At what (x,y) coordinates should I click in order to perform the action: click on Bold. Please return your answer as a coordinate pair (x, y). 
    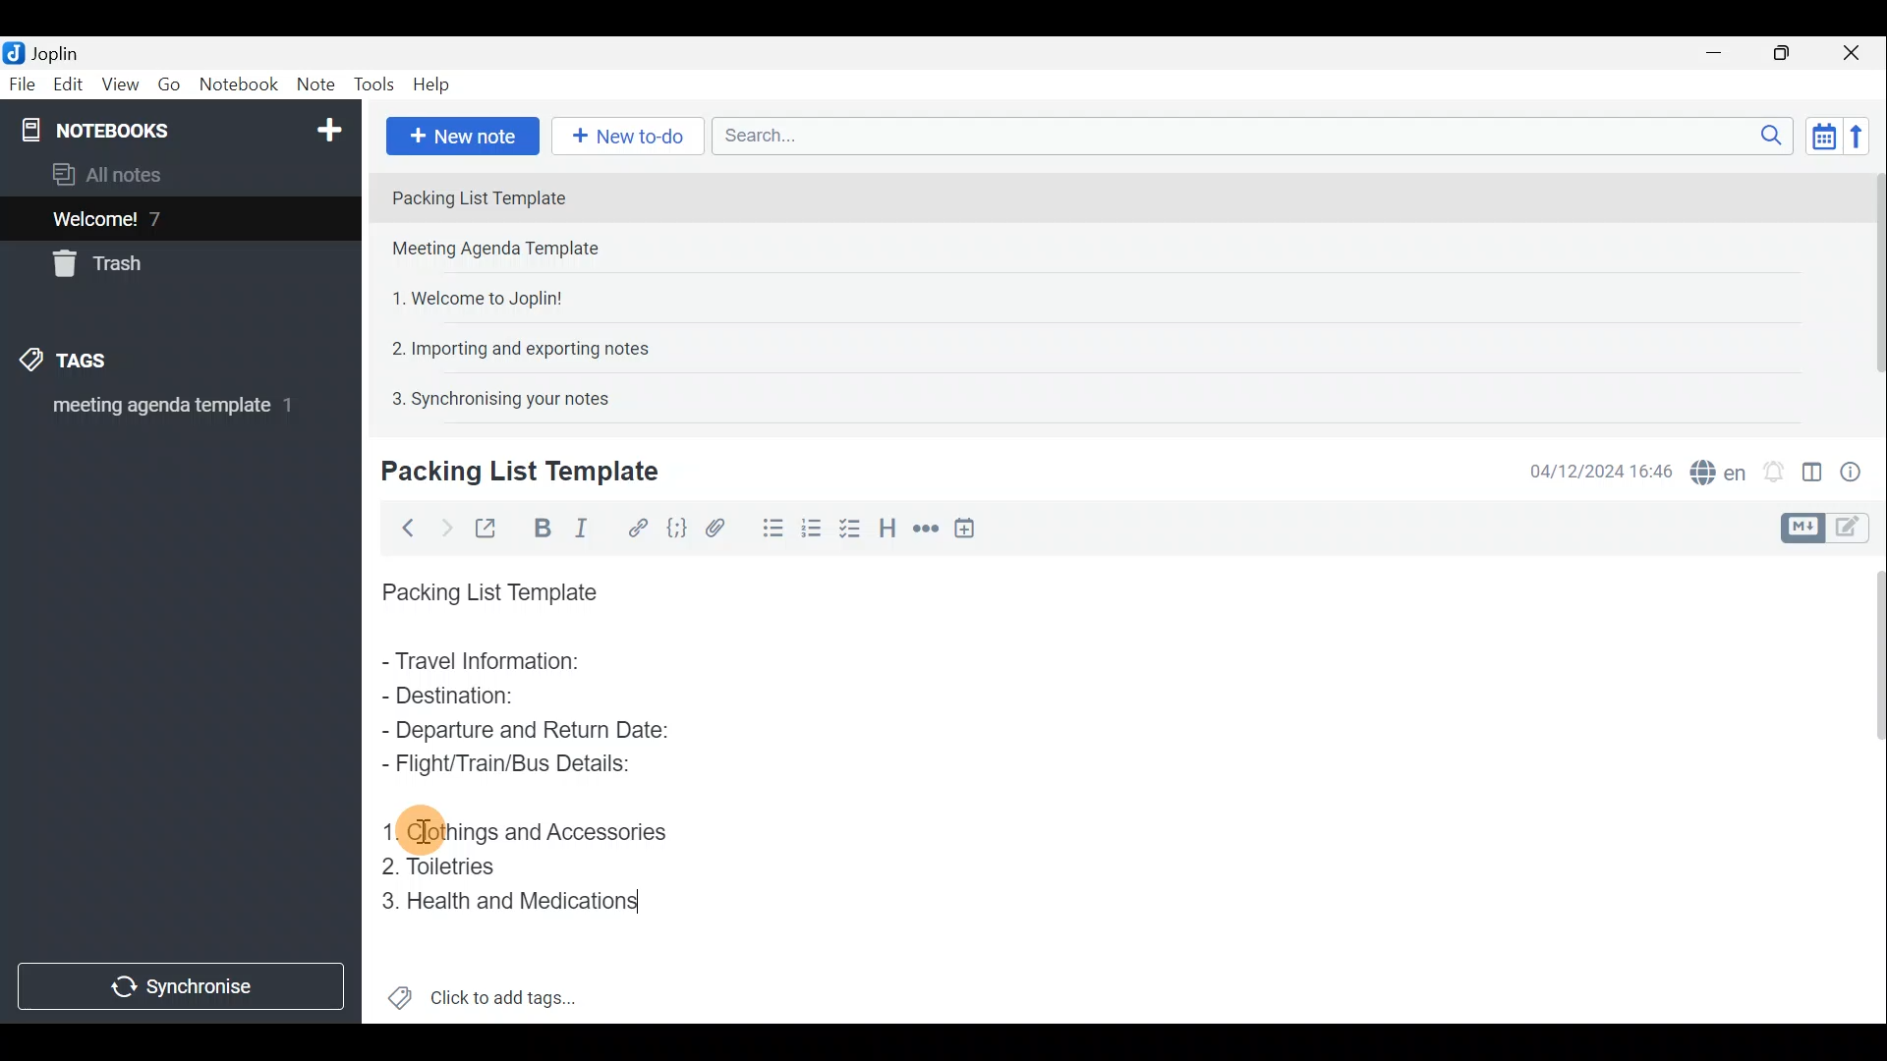
    Looking at the image, I should click on (540, 527).